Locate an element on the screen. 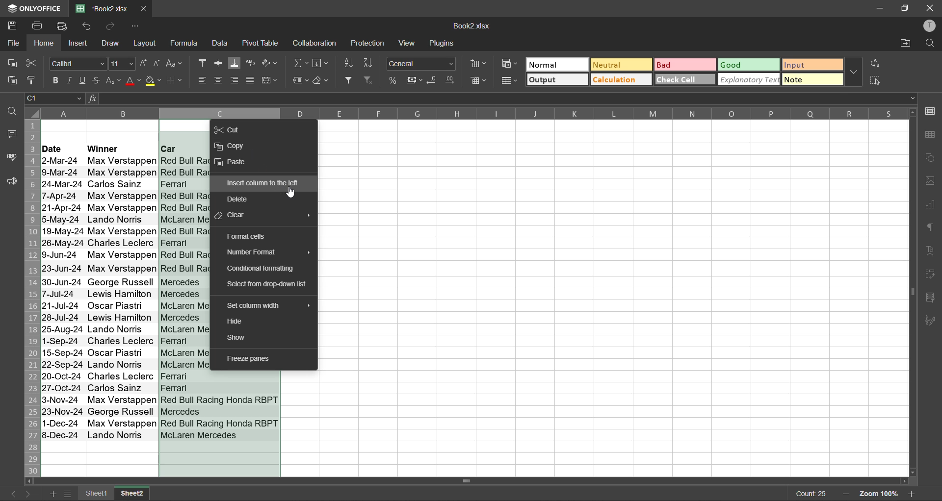 This screenshot has height=501, width=942. data is located at coordinates (223, 45).